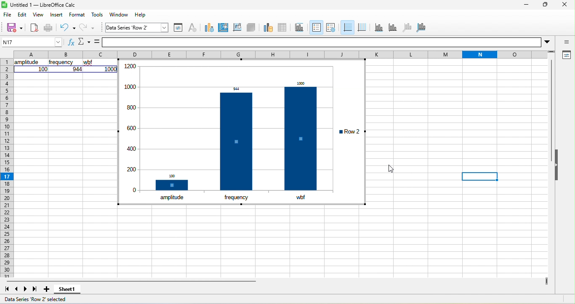  Describe the element at coordinates (557, 167) in the screenshot. I see `hide` at that location.